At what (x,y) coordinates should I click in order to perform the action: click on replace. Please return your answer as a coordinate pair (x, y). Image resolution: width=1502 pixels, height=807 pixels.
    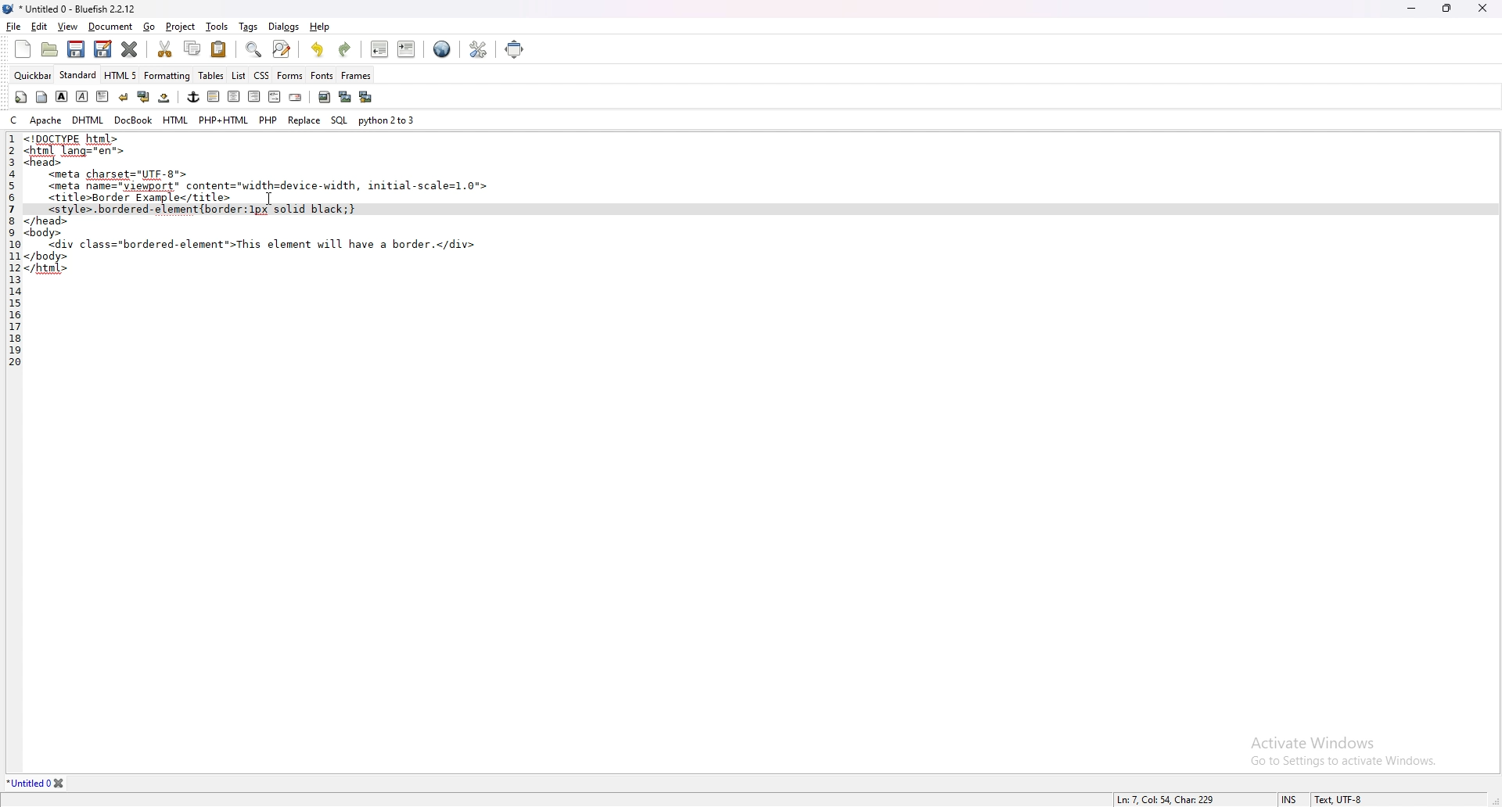
    Looking at the image, I should click on (304, 120).